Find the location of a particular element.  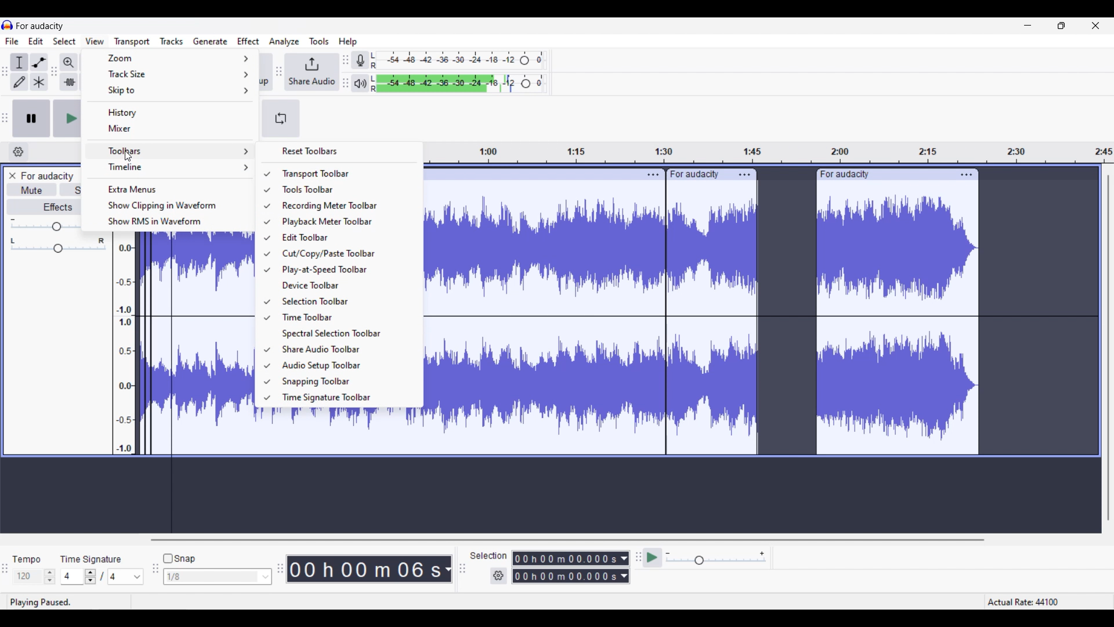

Tools toolbar is located at coordinates (344, 189).